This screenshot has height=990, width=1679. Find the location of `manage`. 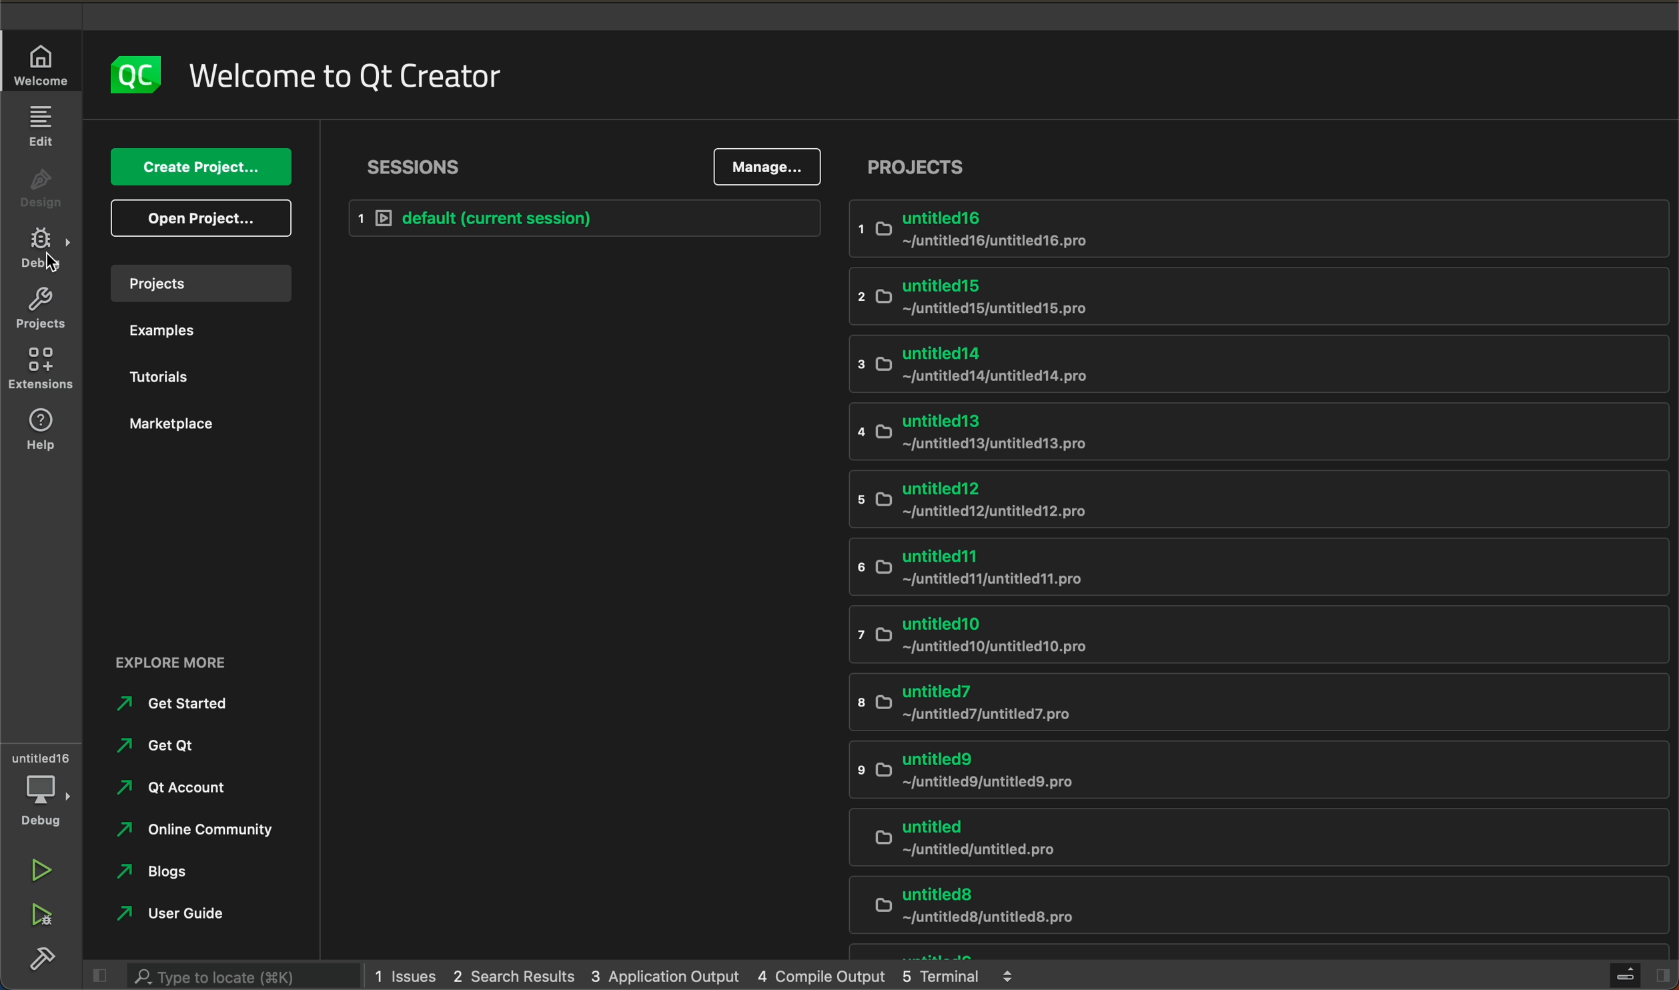

manage is located at coordinates (768, 167).